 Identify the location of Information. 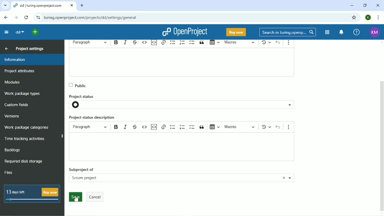
(32, 60).